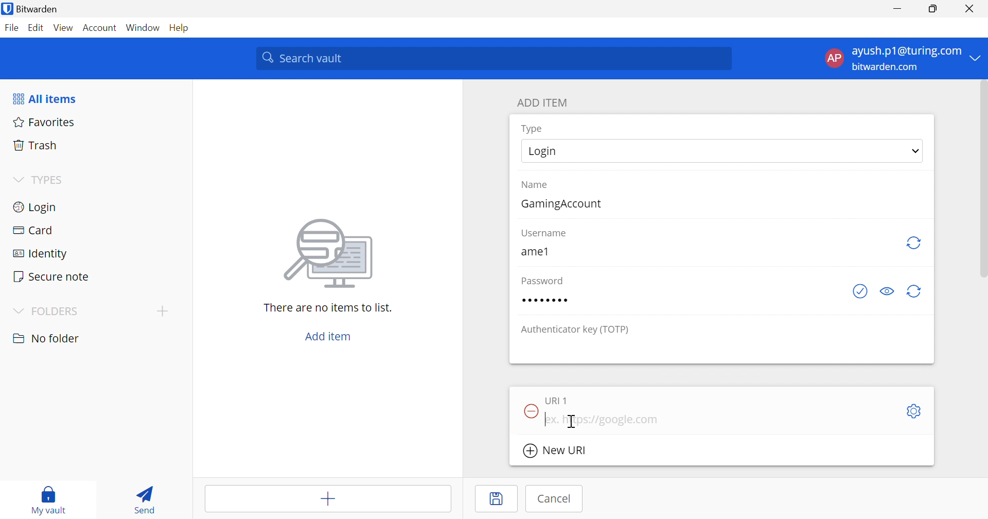  What do you see at coordinates (549, 301) in the screenshot?
I see `Password` at bounding box center [549, 301].